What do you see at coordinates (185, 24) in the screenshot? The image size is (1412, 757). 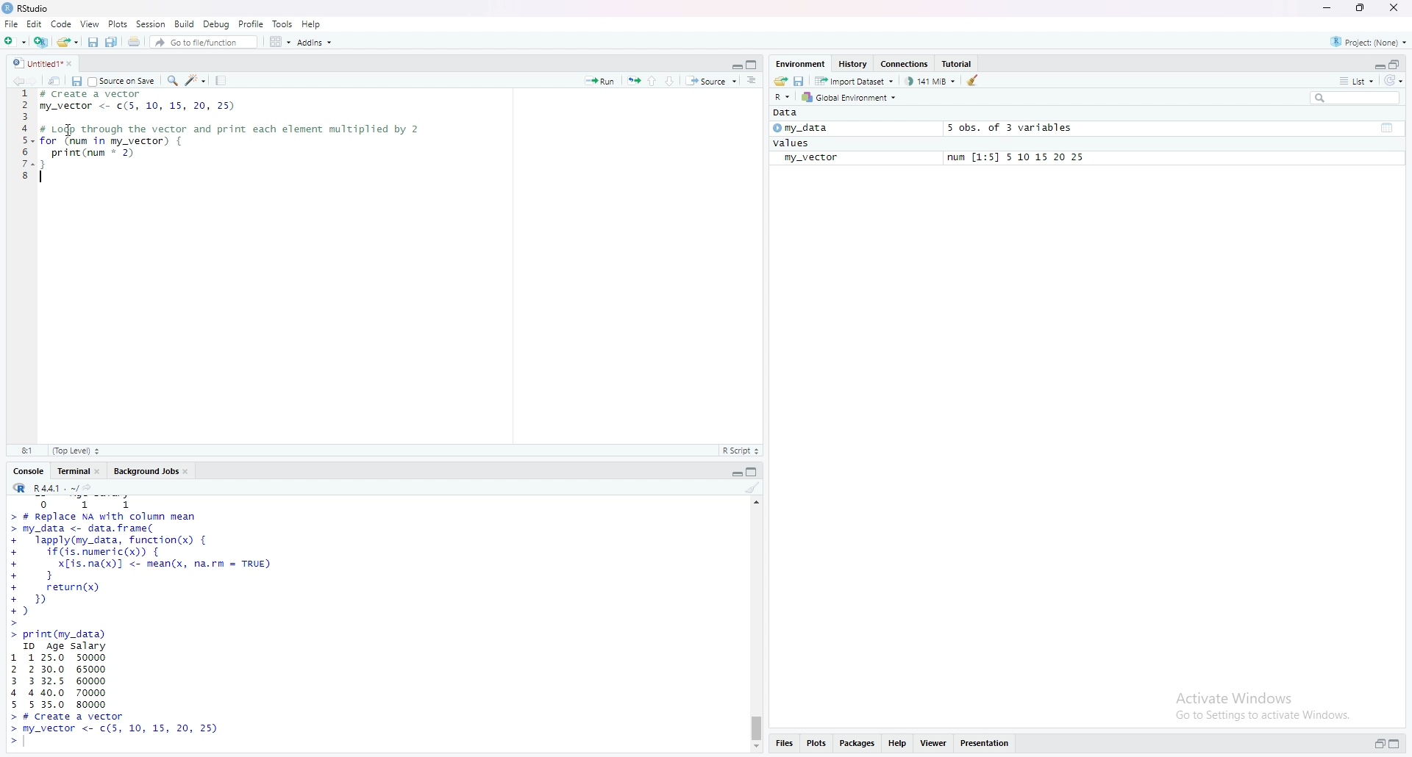 I see `build` at bounding box center [185, 24].